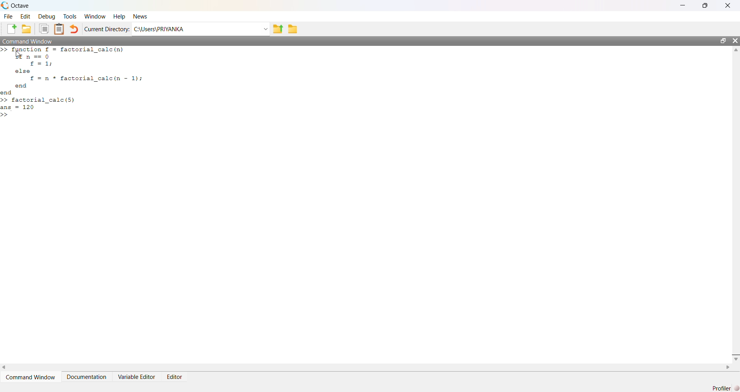 The image size is (740, 392). Describe the element at coordinates (138, 377) in the screenshot. I see `Variable Editor` at that location.